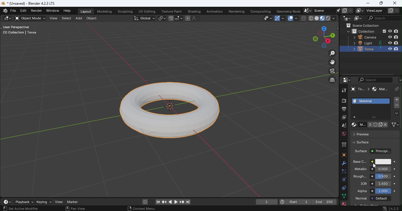 Image resolution: width=402 pixels, height=211 pixels. I want to click on Object, so click(92, 19).